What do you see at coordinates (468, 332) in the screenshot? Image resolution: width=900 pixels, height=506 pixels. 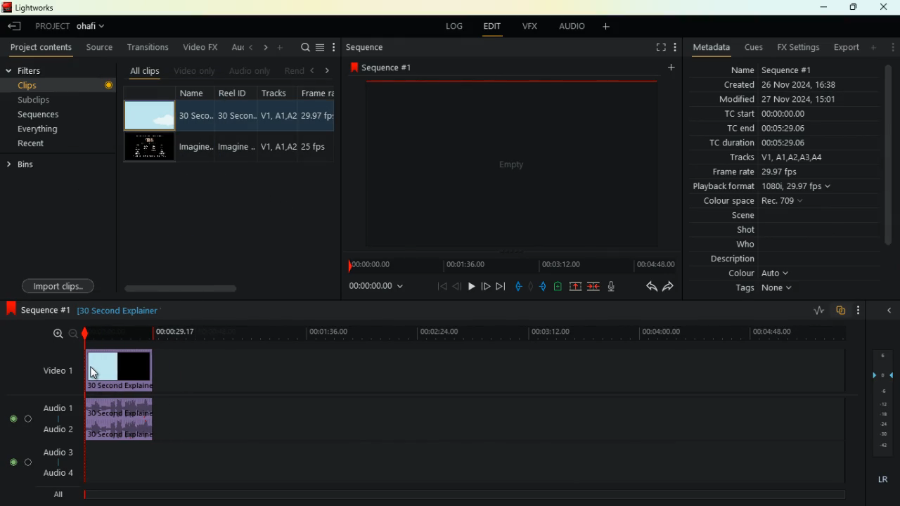 I see `timeline` at bounding box center [468, 332].